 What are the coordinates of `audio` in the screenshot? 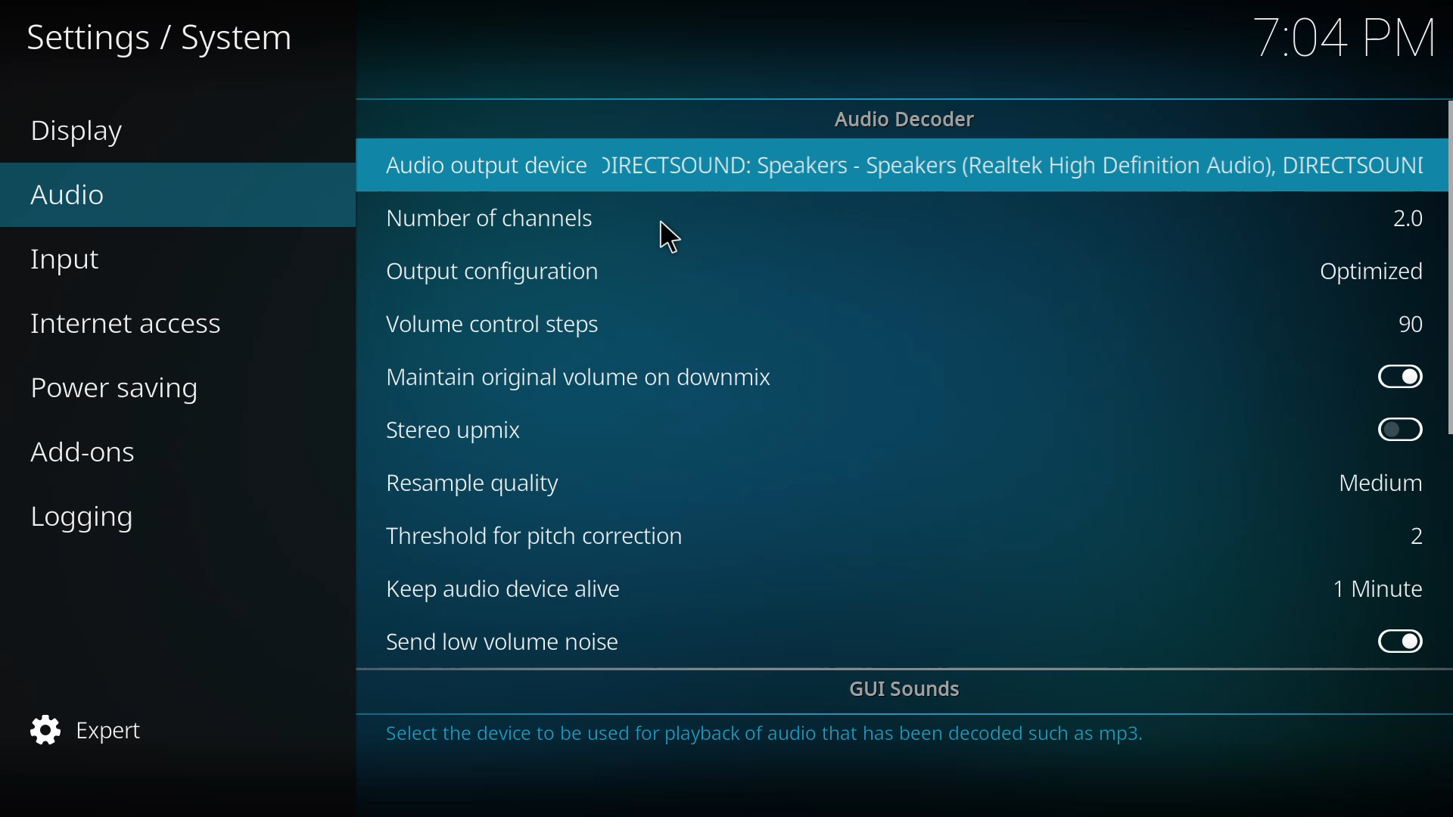 It's located at (70, 194).